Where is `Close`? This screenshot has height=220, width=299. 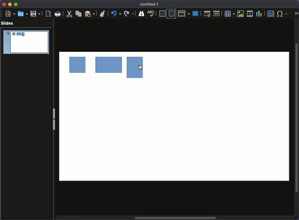
Close is located at coordinates (4, 4).